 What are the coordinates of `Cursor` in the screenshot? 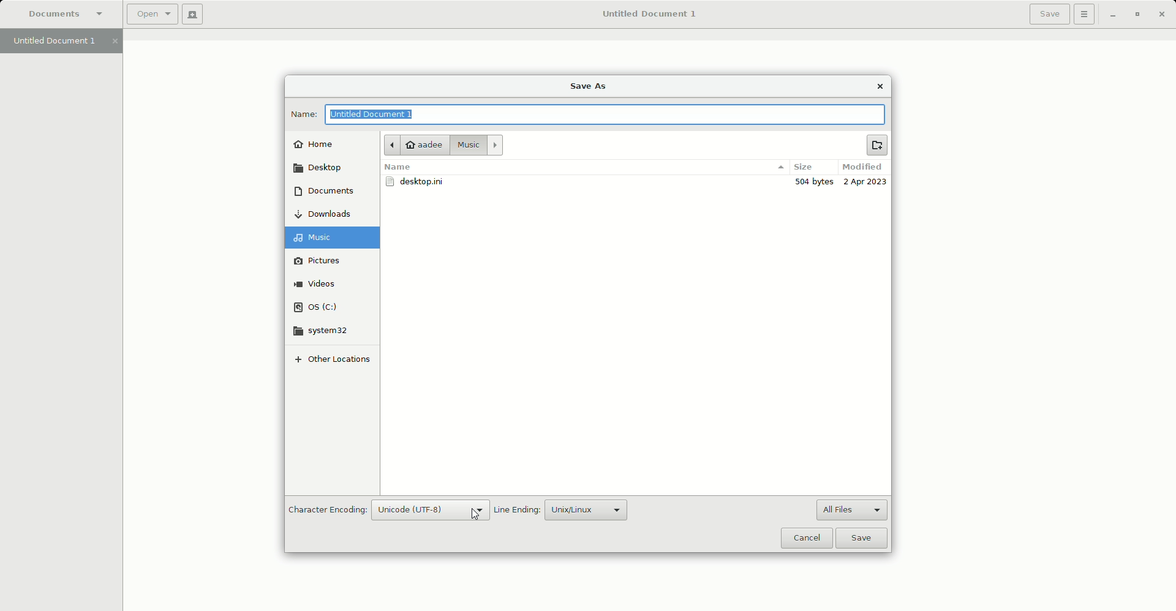 It's located at (474, 515).